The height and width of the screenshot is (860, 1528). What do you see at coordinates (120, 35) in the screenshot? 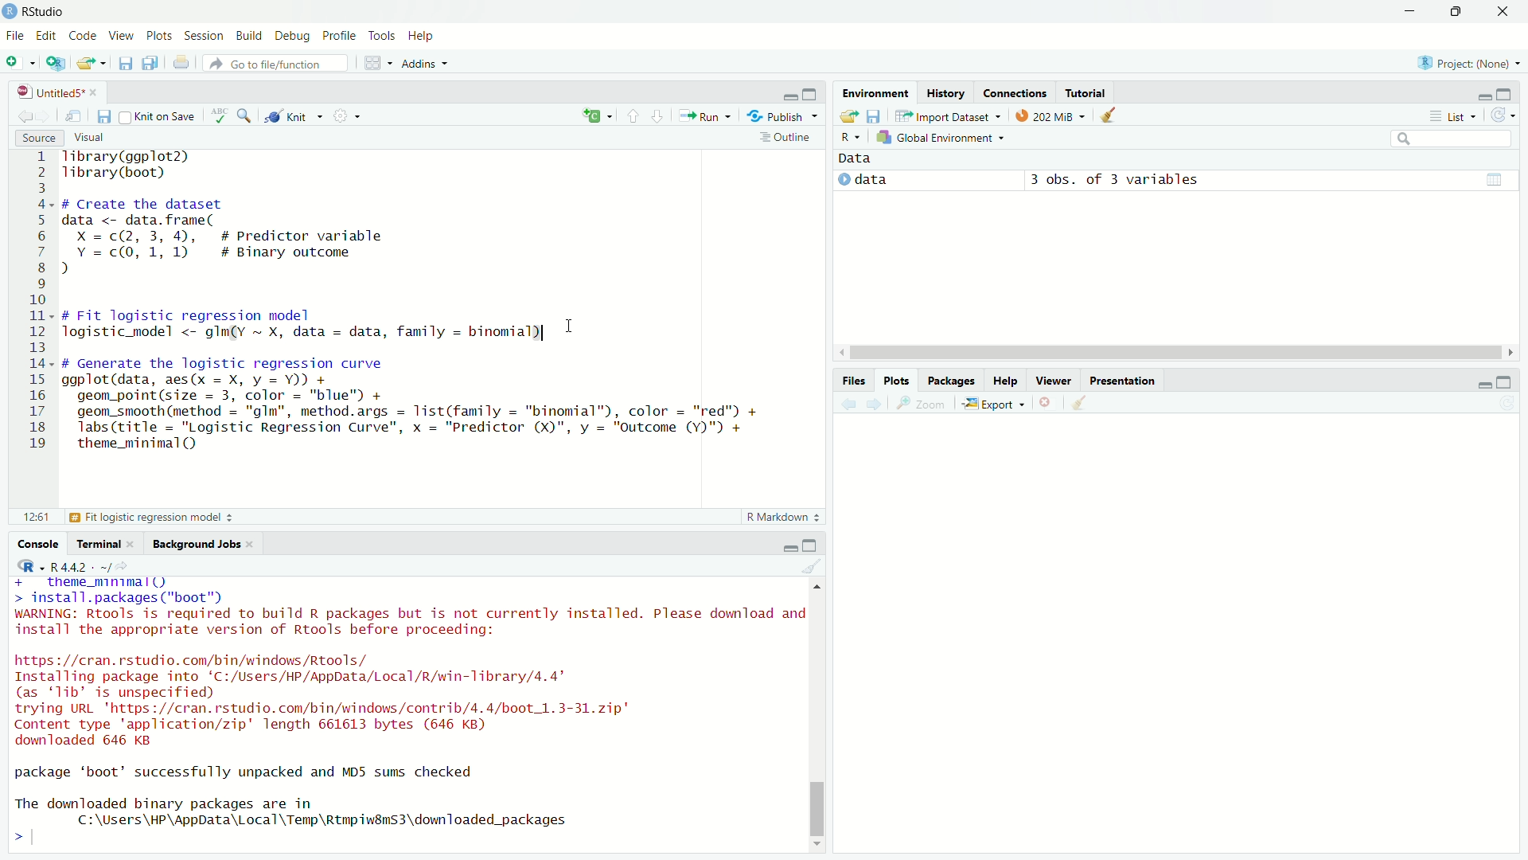
I see `View` at bounding box center [120, 35].